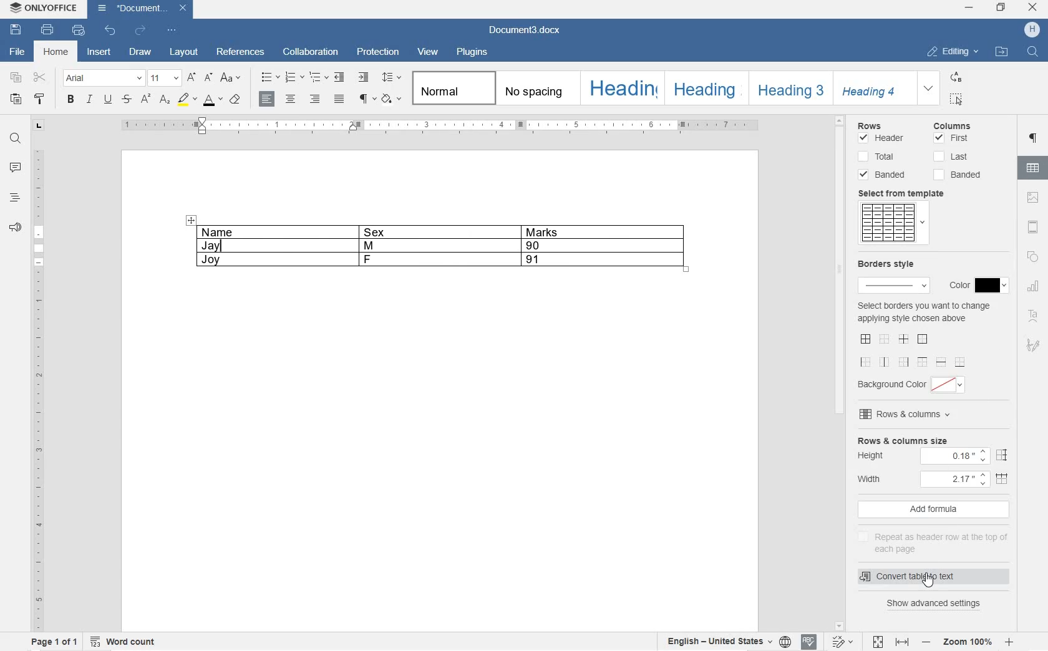 Image resolution: width=1048 pixels, height=651 pixels. I want to click on border style, so click(893, 275).